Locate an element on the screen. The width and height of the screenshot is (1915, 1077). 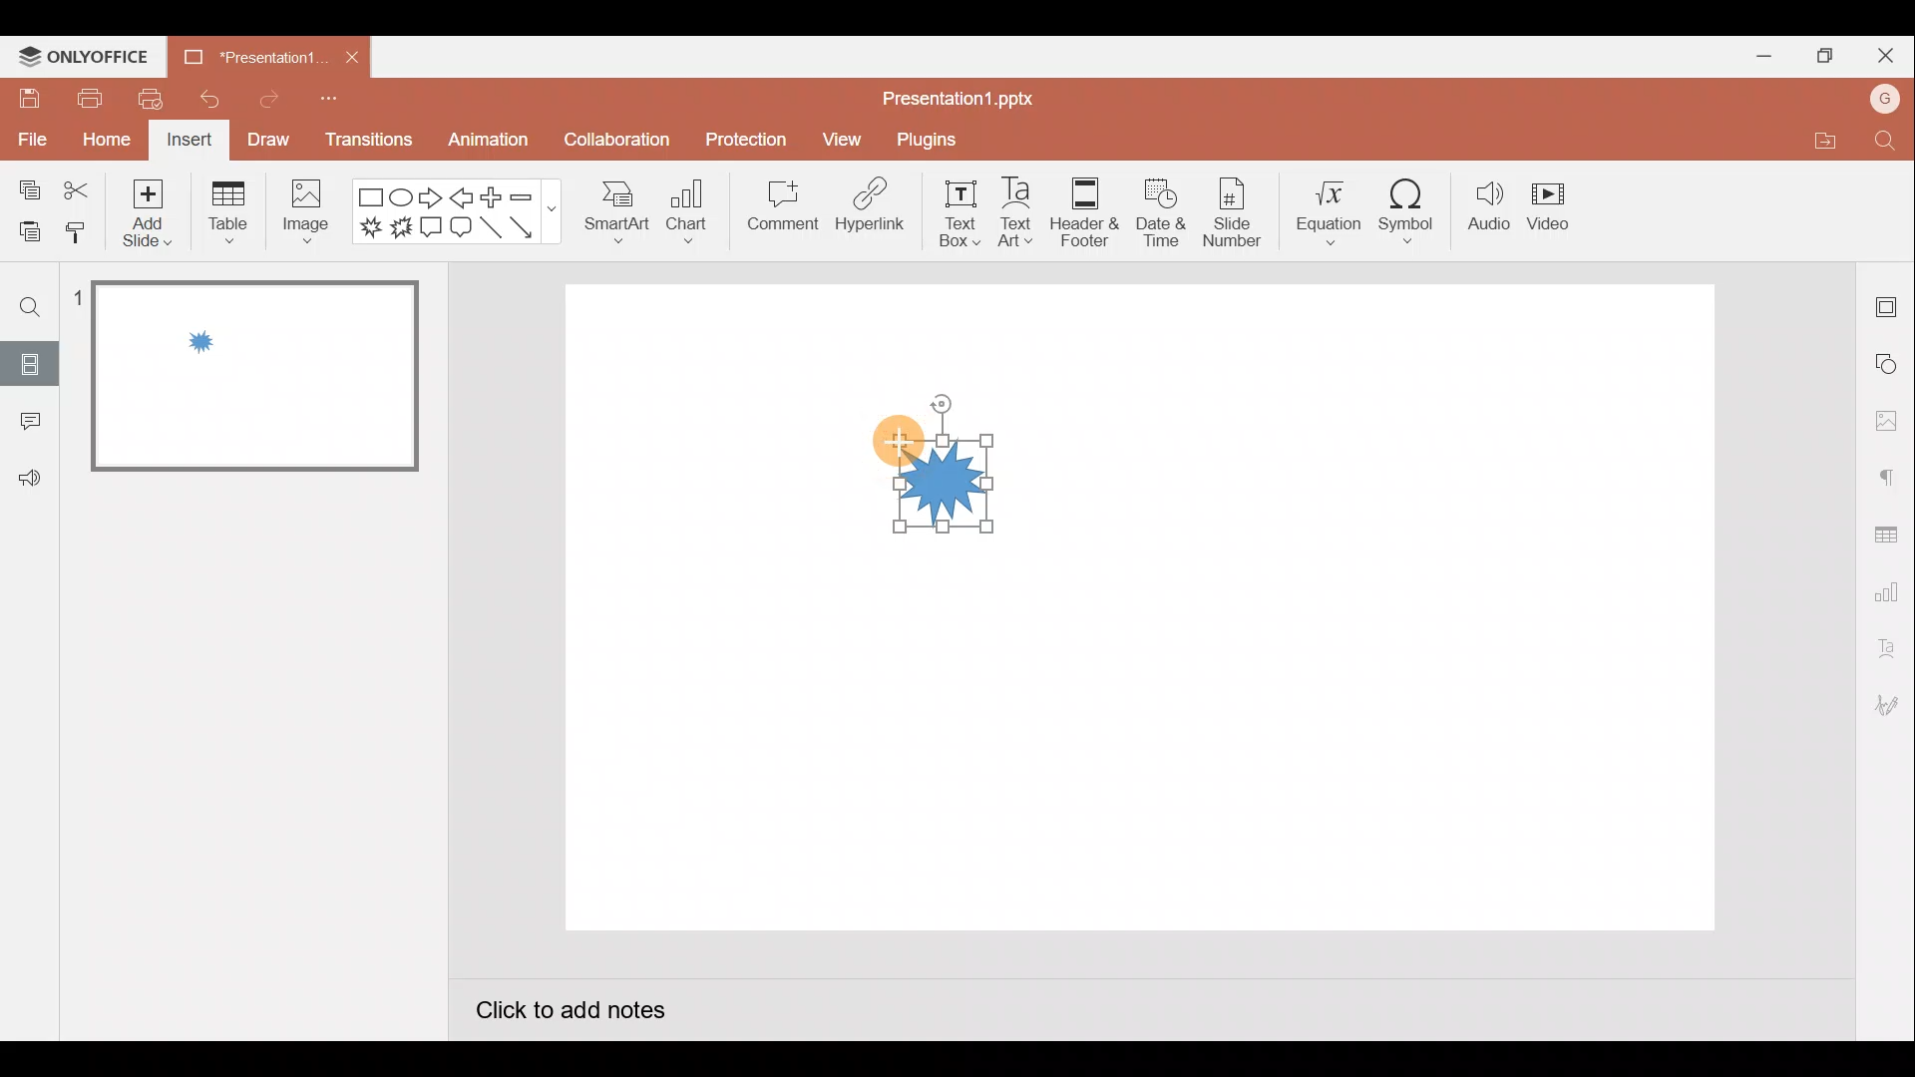
Ellipse is located at coordinates (405, 198).